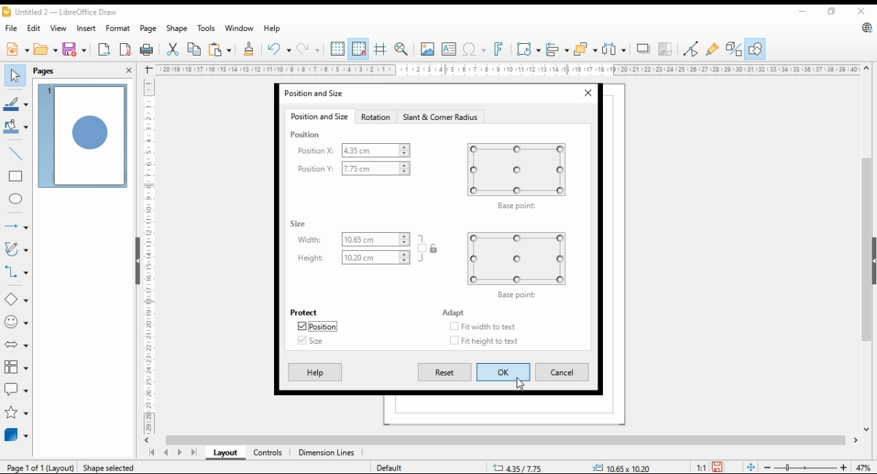 Image resolution: width=877 pixels, height=474 pixels. I want to click on position, so click(307, 136).